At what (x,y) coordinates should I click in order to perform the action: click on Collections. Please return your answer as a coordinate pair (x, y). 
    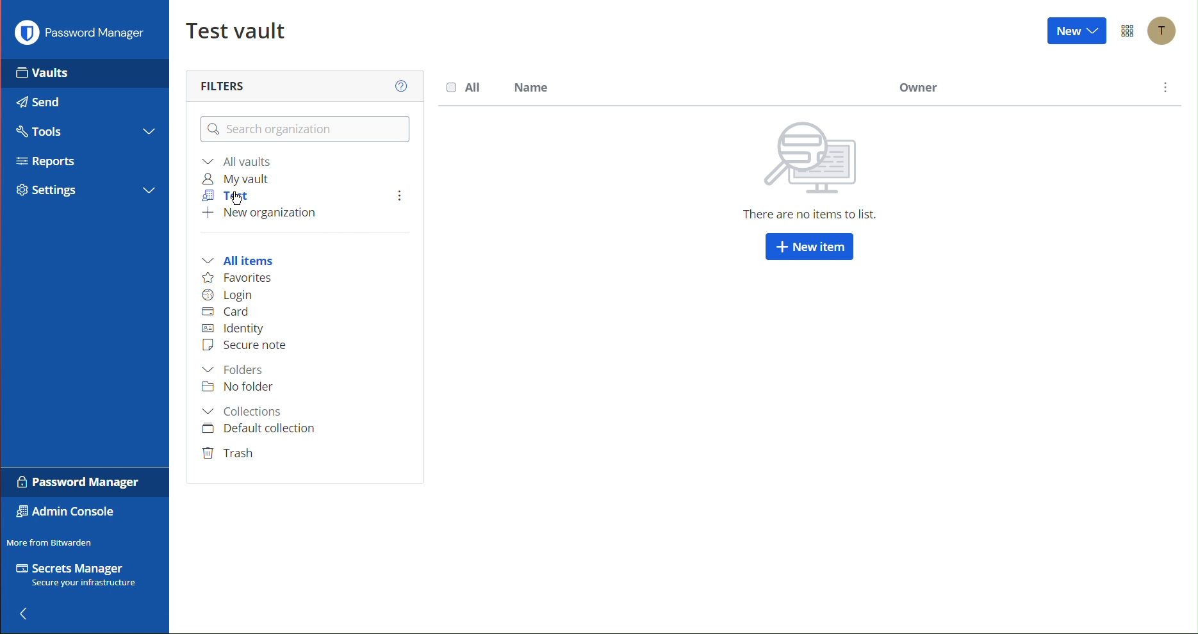
    Looking at the image, I should click on (245, 410).